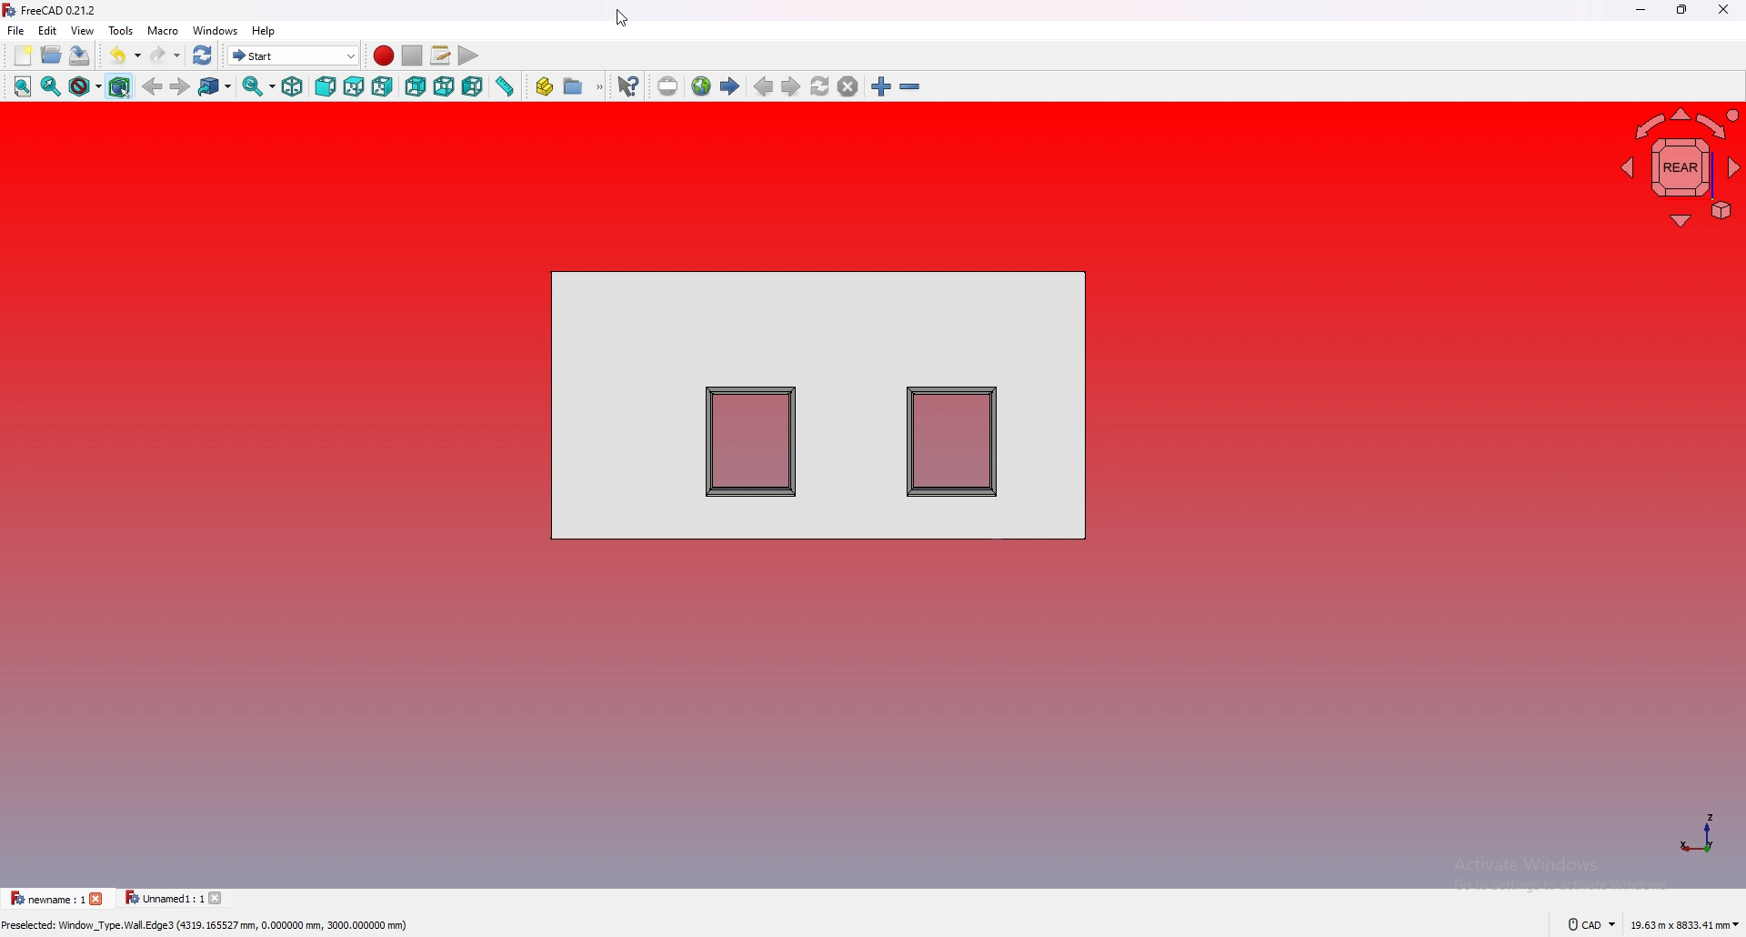 The image size is (1746, 937). Describe the element at coordinates (85, 86) in the screenshot. I see `draw style` at that location.